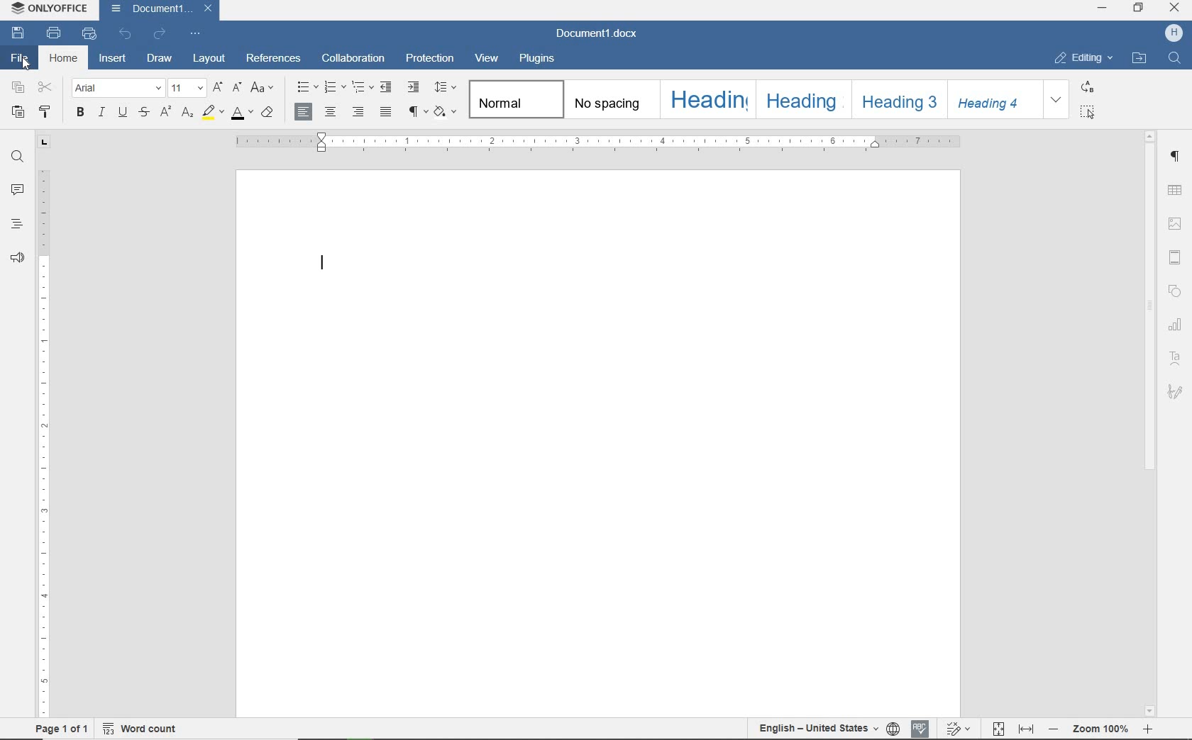 The image size is (1192, 740). Describe the element at coordinates (1176, 157) in the screenshot. I see `paragraph settings` at that location.